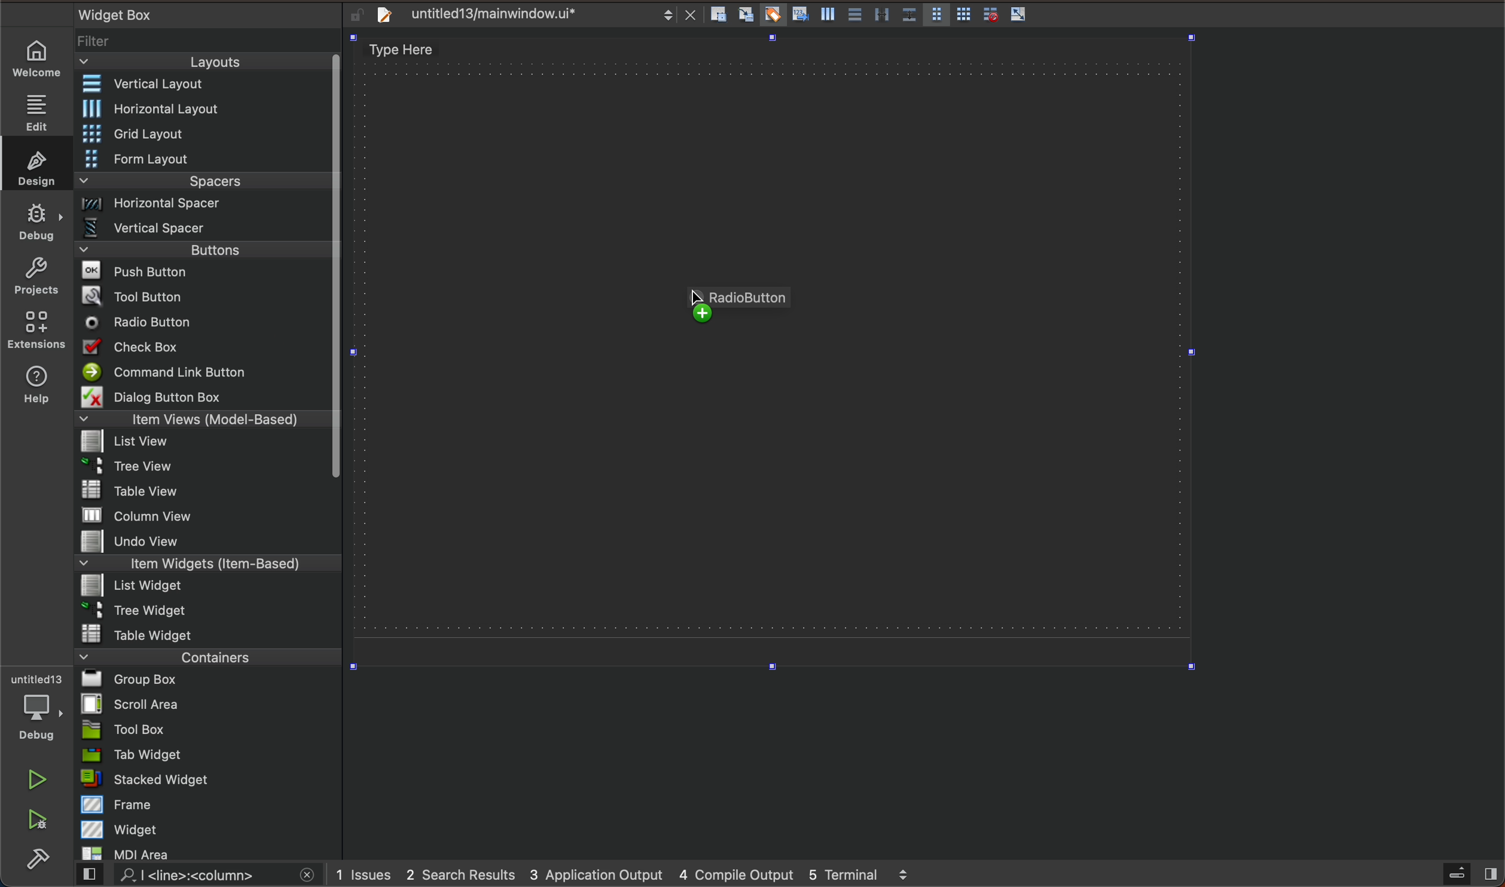 The image size is (1505, 887). Describe the element at coordinates (210, 829) in the screenshot. I see `widget` at that location.